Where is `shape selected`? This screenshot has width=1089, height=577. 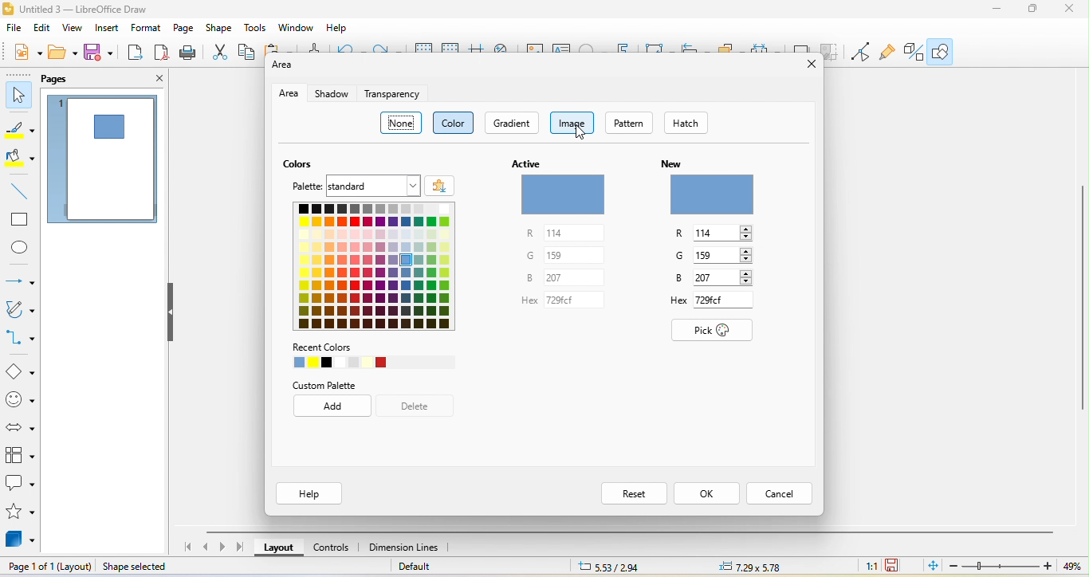 shape selected is located at coordinates (138, 567).